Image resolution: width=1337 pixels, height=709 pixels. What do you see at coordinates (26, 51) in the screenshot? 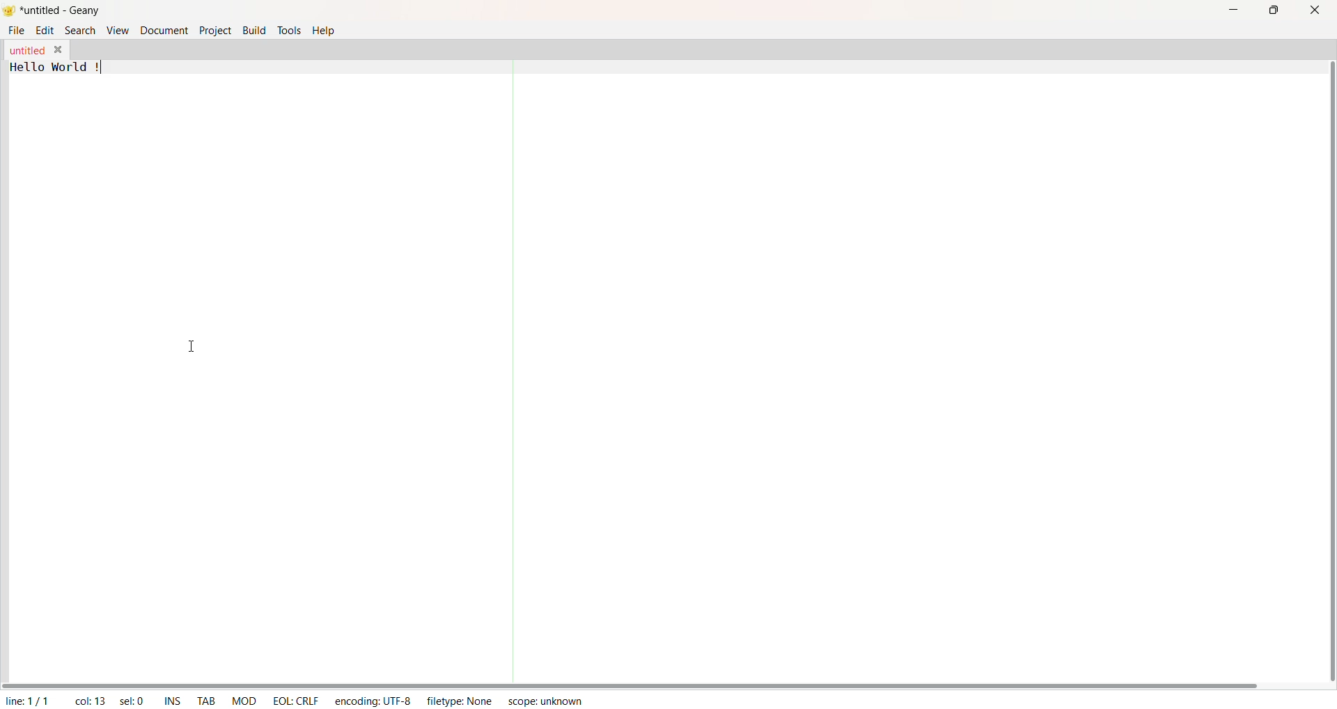
I see `File Name` at bounding box center [26, 51].